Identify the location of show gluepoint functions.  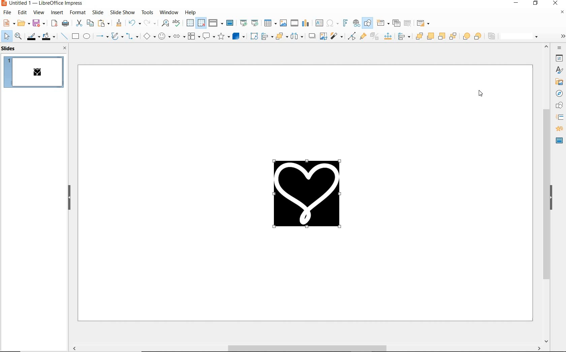
(363, 36).